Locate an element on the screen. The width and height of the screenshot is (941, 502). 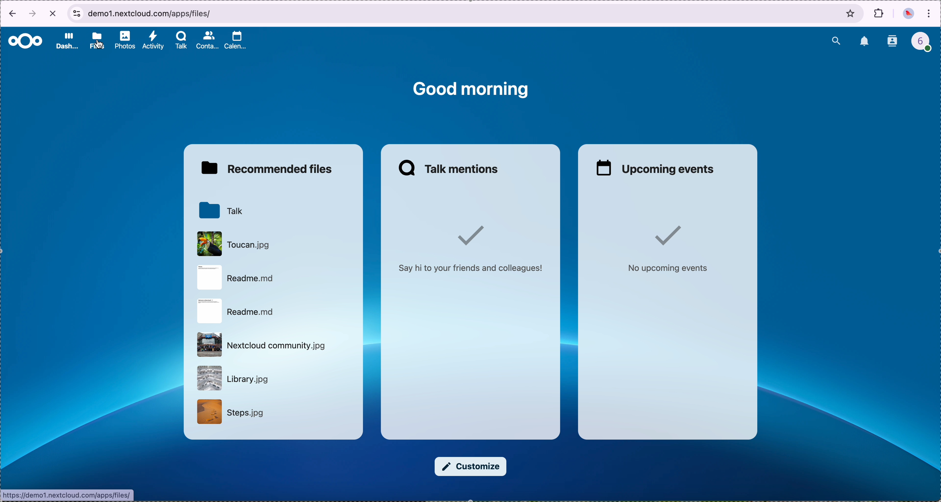
say hi to your friends and colleagues is located at coordinates (469, 244).